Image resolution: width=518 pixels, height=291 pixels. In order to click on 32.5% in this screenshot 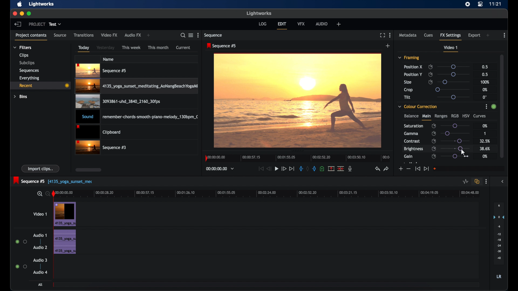, I will do `click(485, 141)`.